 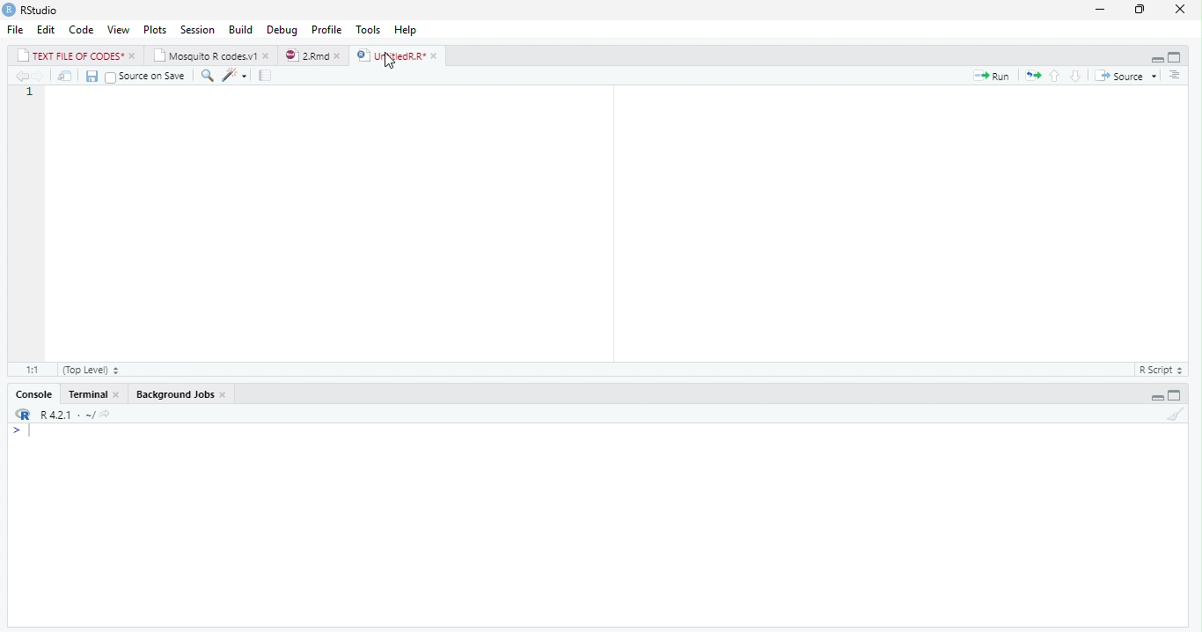 I want to click on R Script, so click(x=1162, y=369).